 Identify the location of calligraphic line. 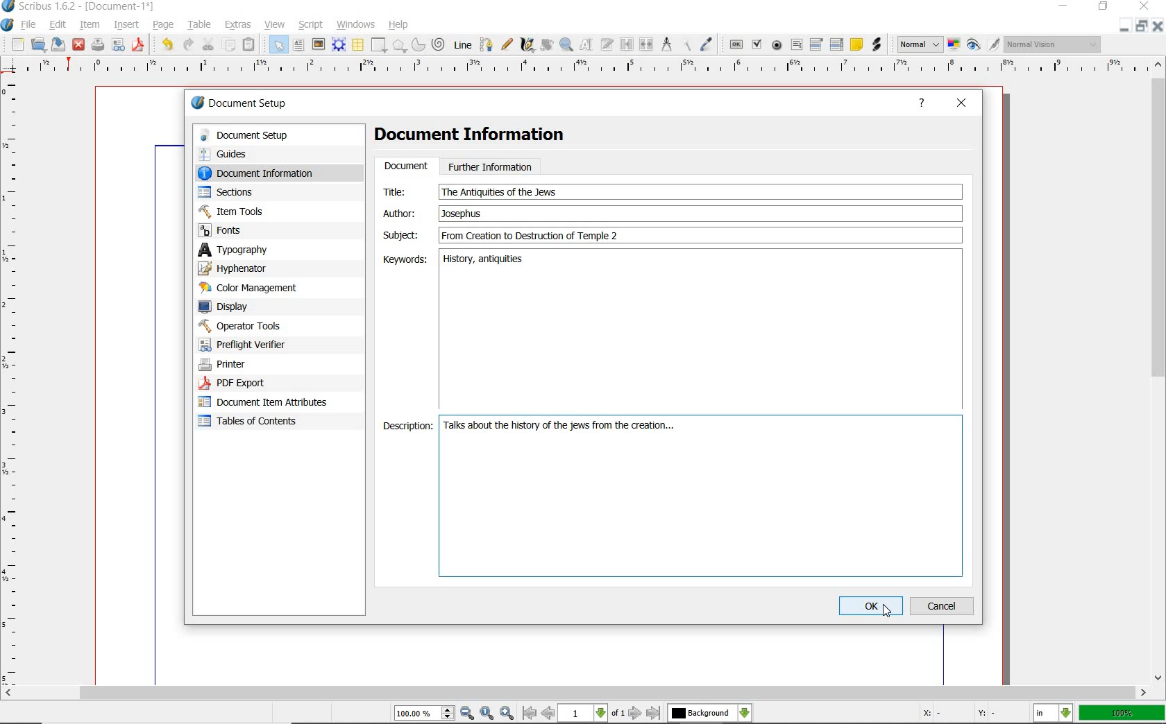
(527, 46).